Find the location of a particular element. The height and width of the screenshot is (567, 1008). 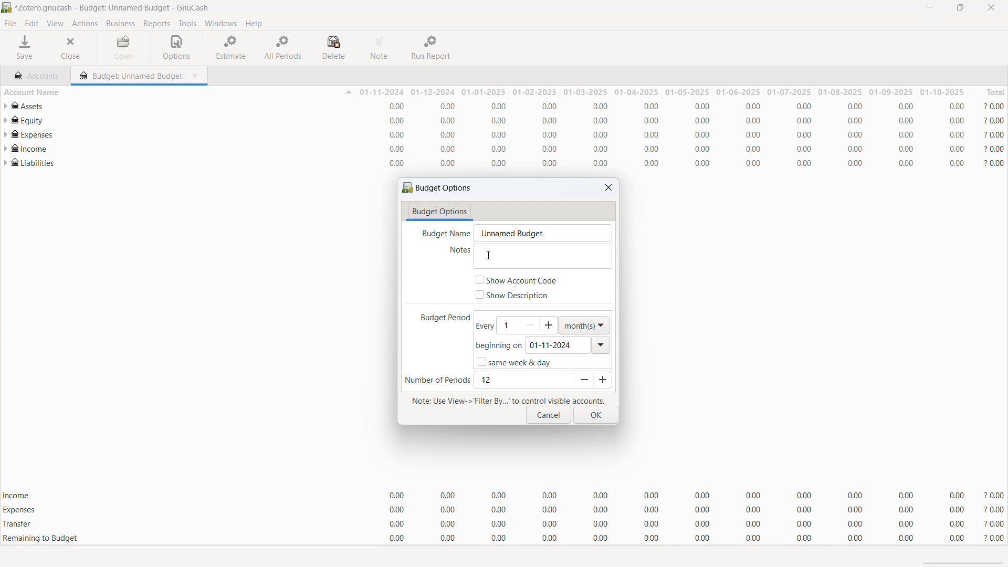

open calendar is located at coordinates (602, 345).